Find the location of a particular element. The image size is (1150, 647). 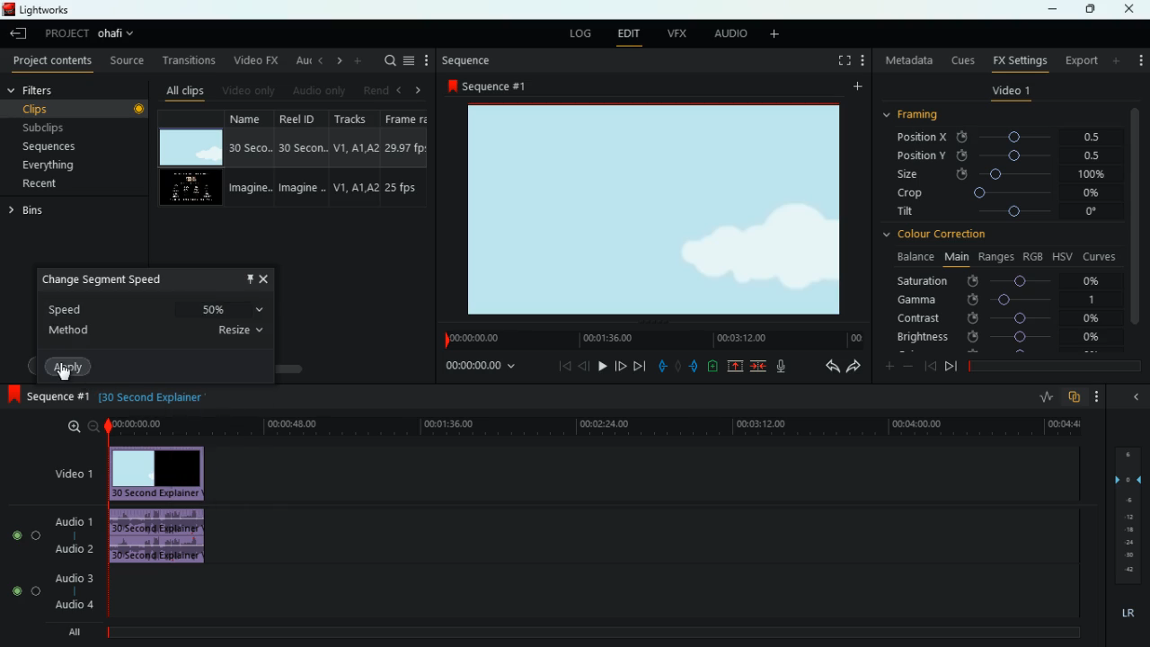

more is located at coordinates (1118, 60).